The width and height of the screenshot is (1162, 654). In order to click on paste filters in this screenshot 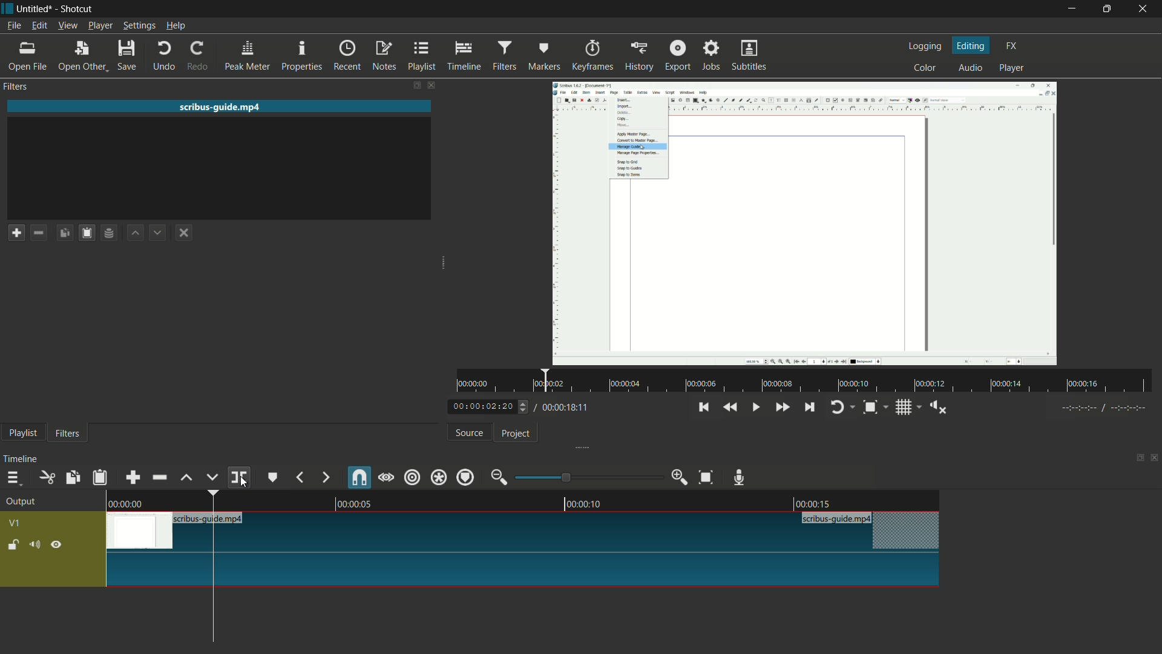, I will do `click(87, 233)`.